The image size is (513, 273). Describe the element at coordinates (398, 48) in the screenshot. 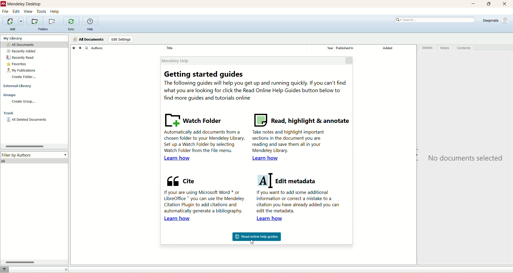

I see `added` at that location.